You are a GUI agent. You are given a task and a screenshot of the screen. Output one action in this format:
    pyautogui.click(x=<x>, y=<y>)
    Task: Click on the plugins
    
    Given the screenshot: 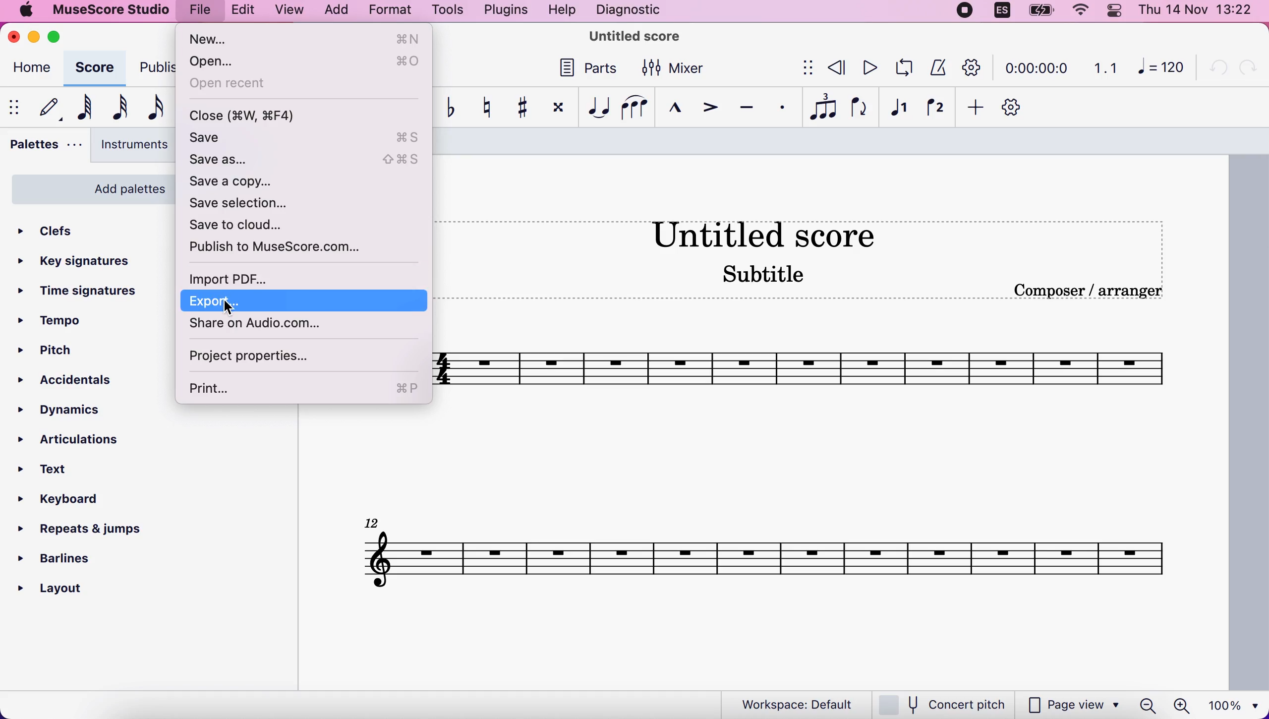 What is the action you would take?
    pyautogui.click(x=501, y=11)
    